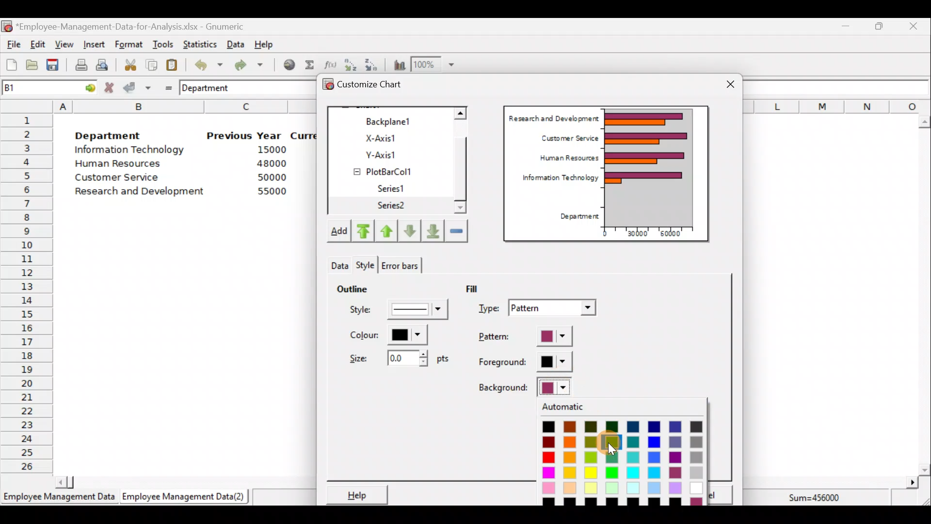 The width and height of the screenshot is (931, 524). Describe the element at coordinates (567, 137) in the screenshot. I see `Customer Service` at that location.